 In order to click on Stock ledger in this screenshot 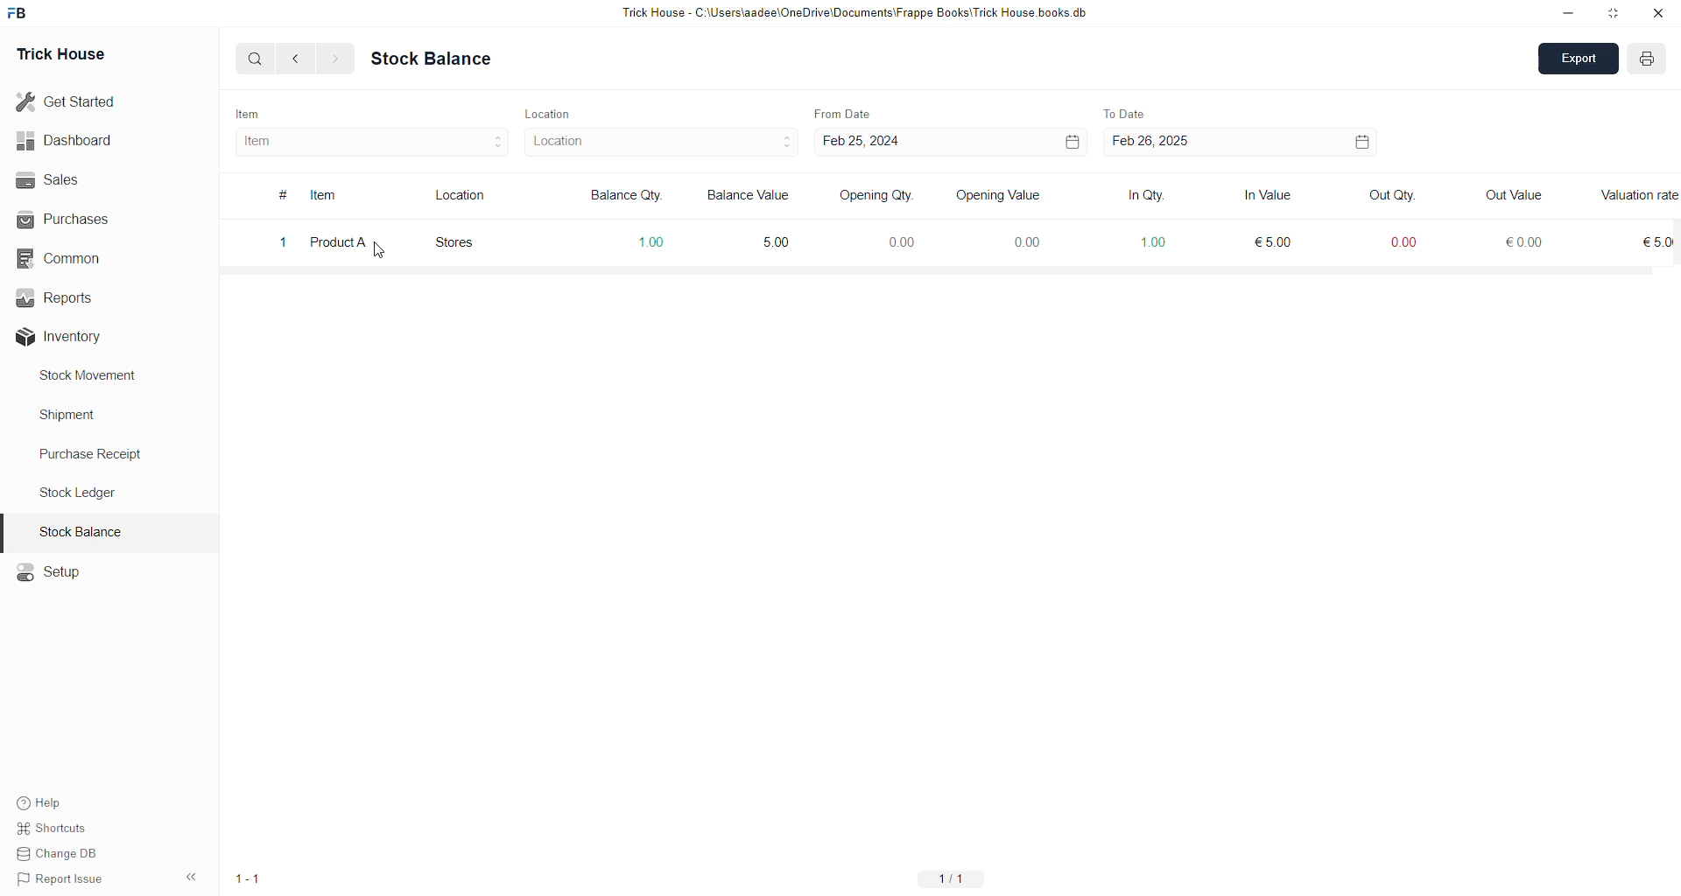, I will do `click(85, 494)`.